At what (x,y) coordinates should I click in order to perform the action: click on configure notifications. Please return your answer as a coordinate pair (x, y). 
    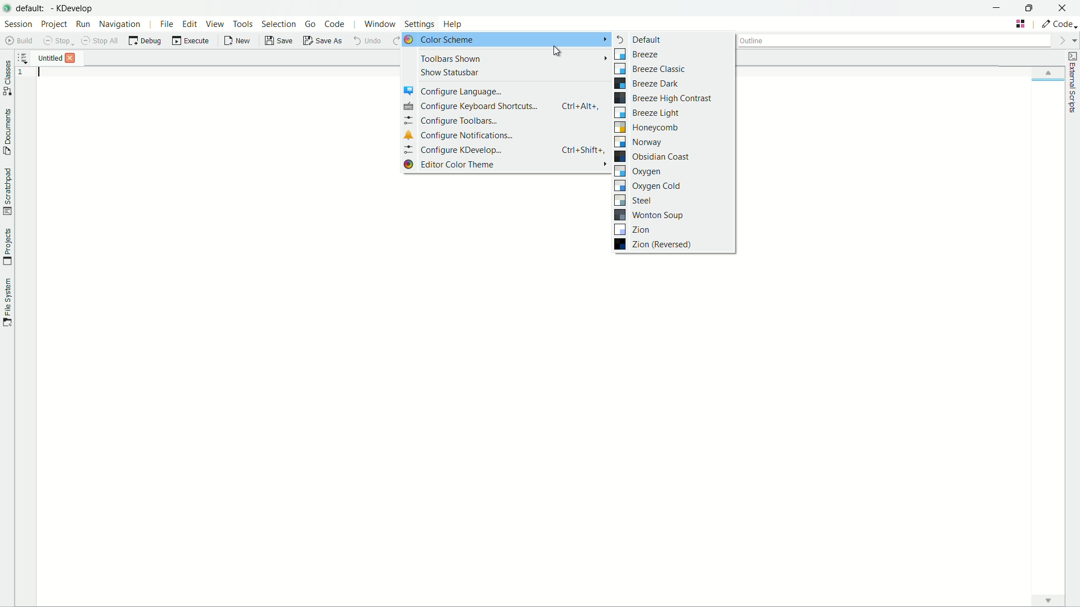
    Looking at the image, I should click on (457, 135).